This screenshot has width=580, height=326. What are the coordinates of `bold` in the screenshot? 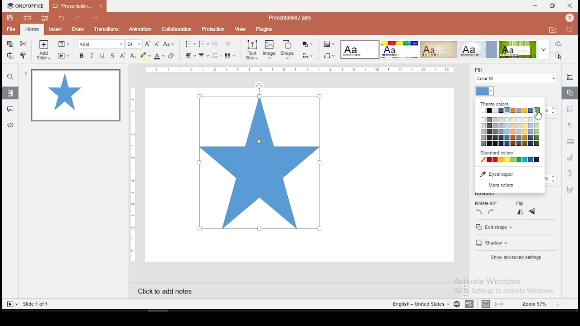 It's located at (82, 56).